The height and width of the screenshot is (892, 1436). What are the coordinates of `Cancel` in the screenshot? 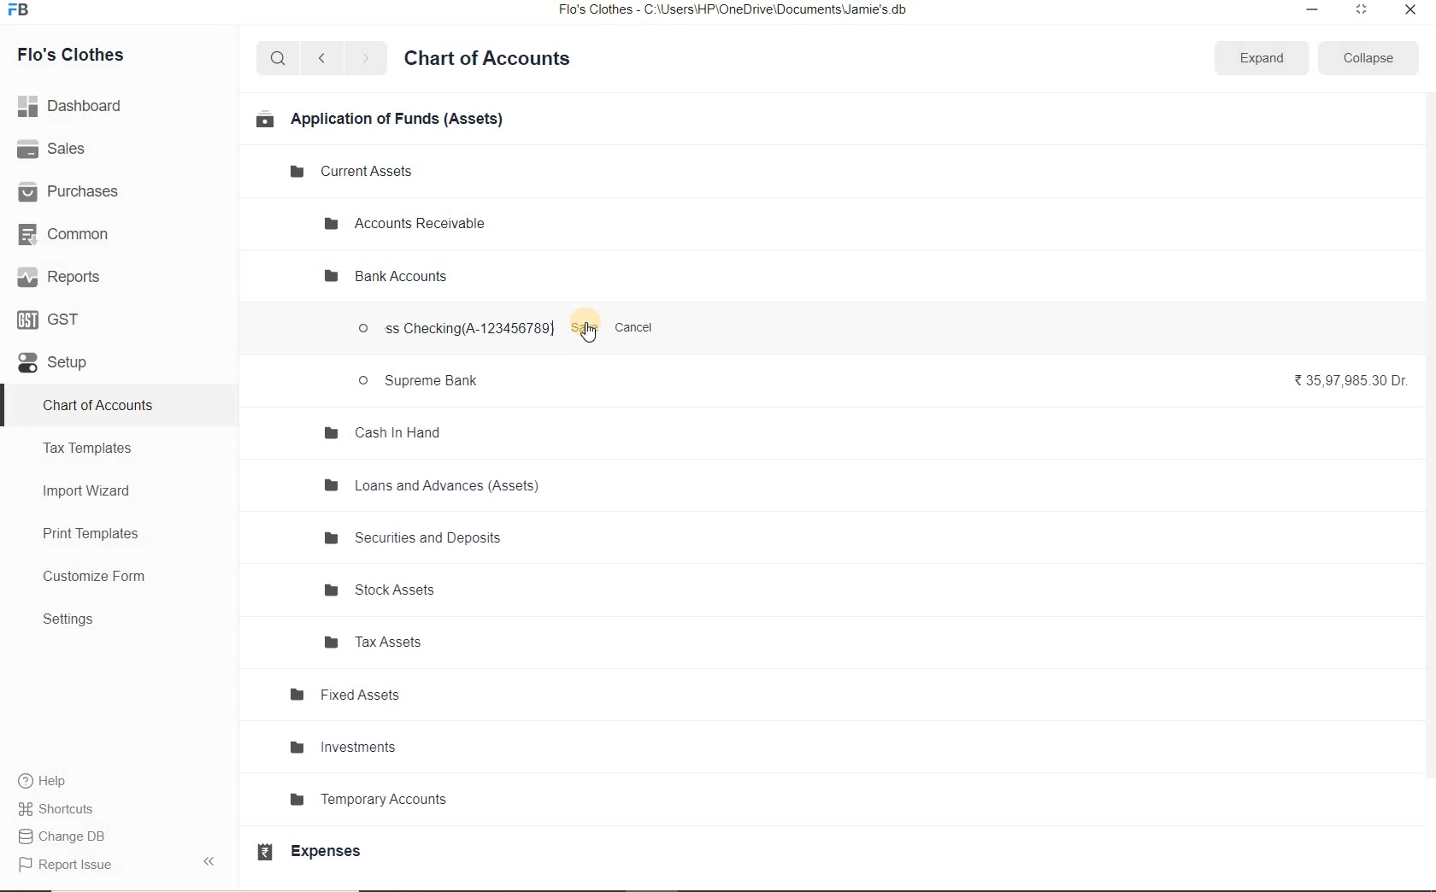 It's located at (637, 329).